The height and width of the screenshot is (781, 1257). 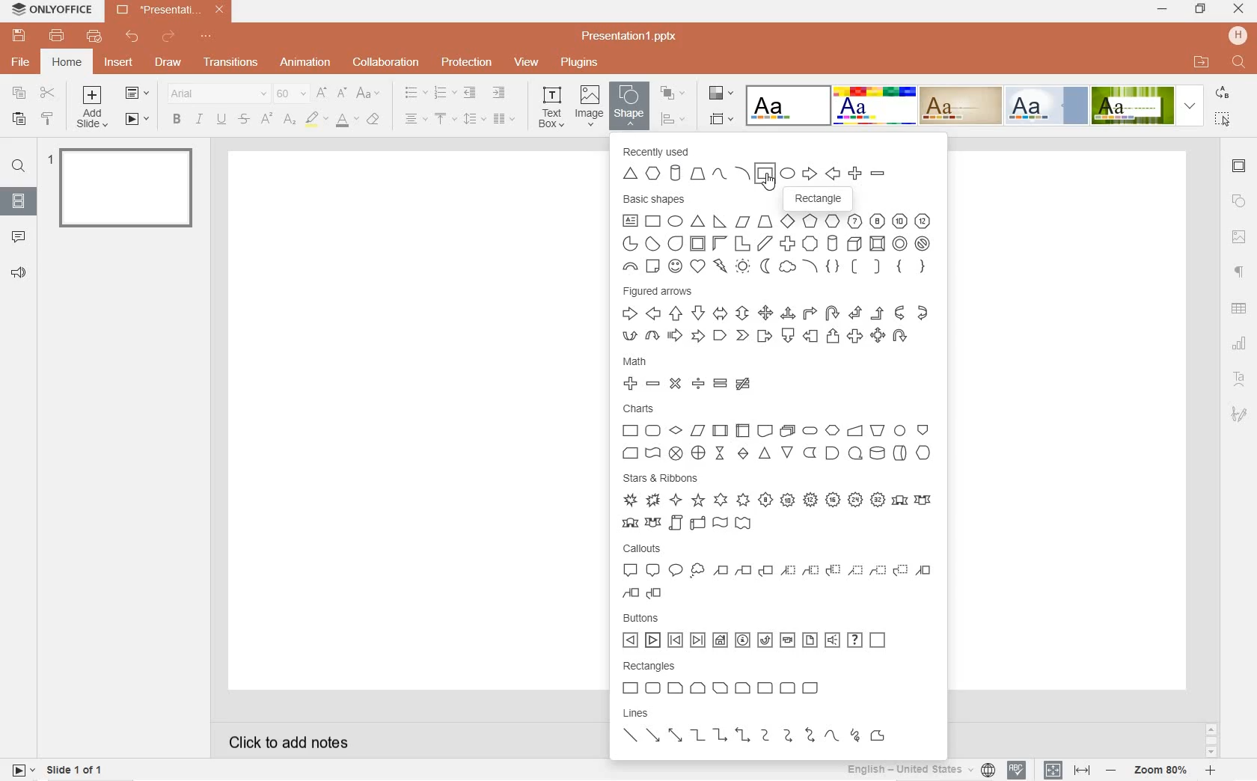 What do you see at coordinates (631, 593) in the screenshot?
I see `Line Callout 2 (border and accent bar)` at bounding box center [631, 593].